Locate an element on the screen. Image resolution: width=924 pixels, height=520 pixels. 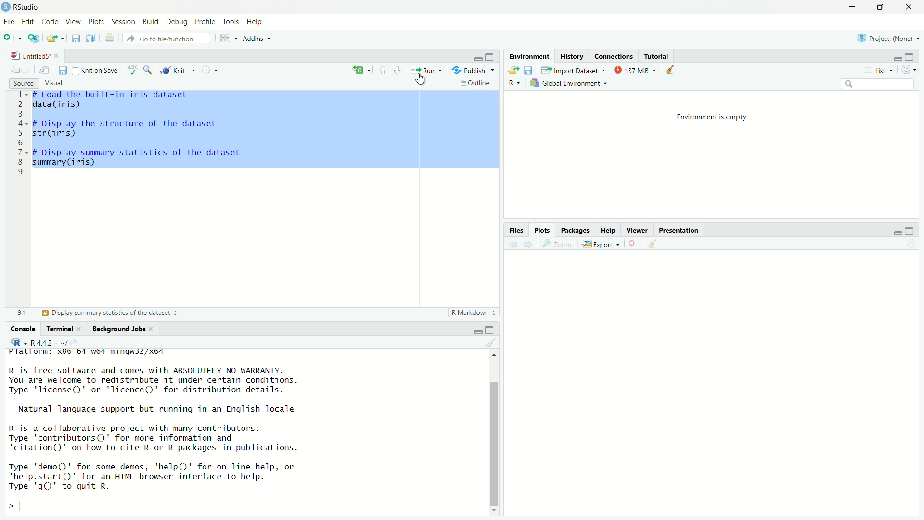
Create new project is located at coordinates (34, 39).